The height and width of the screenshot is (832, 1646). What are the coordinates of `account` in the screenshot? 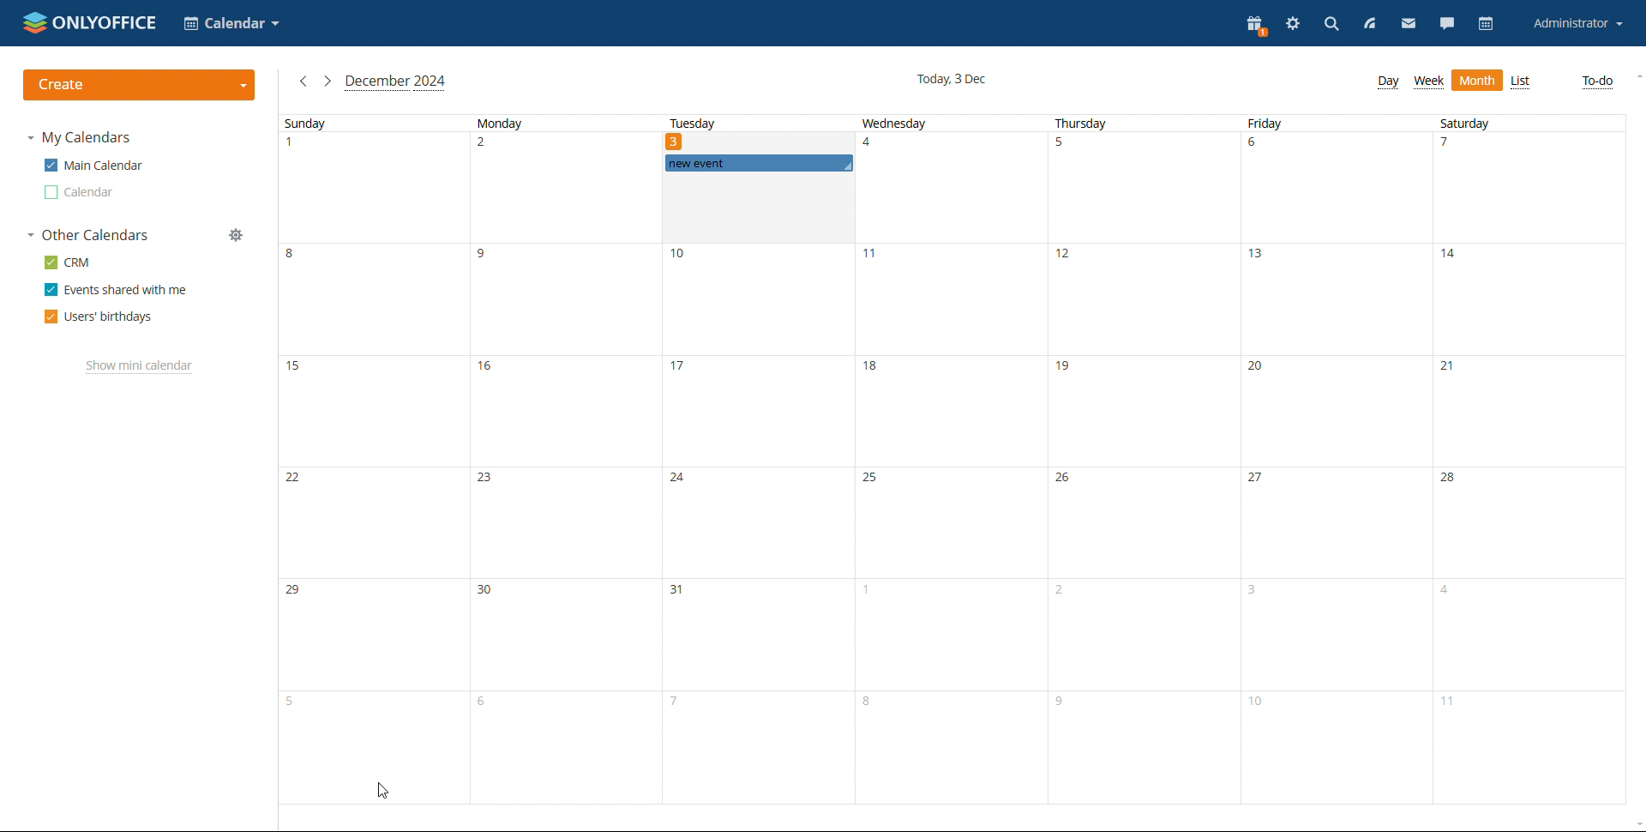 It's located at (1579, 24).